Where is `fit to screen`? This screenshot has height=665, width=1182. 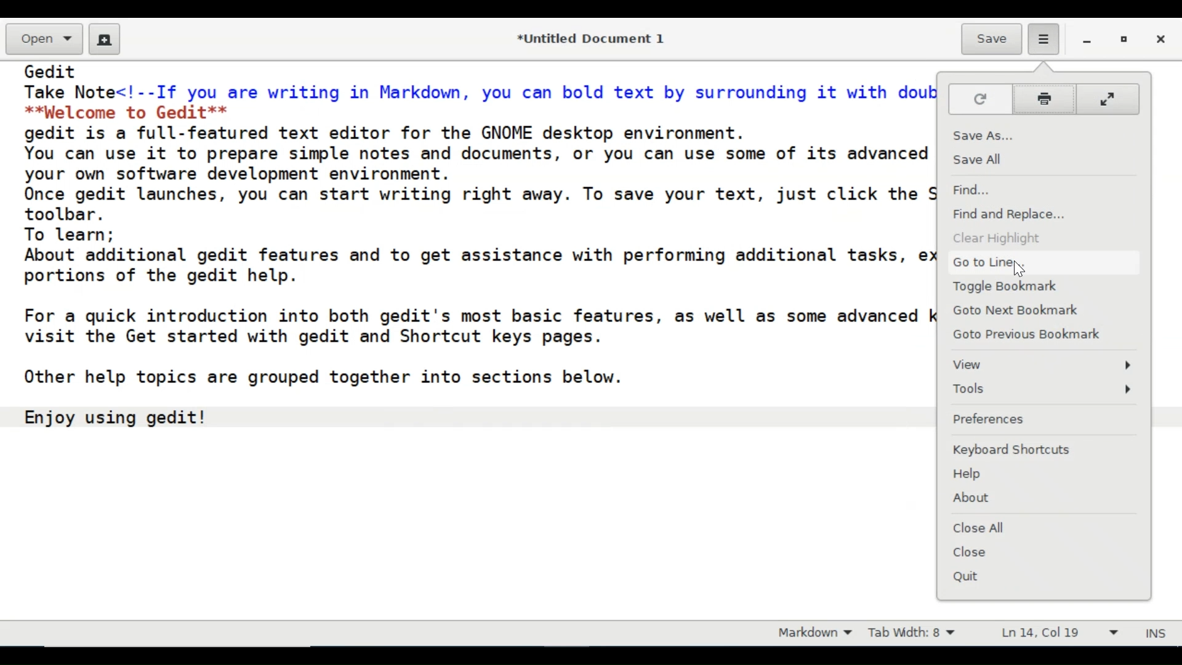
fit to screen is located at coordinates (1110, 99).